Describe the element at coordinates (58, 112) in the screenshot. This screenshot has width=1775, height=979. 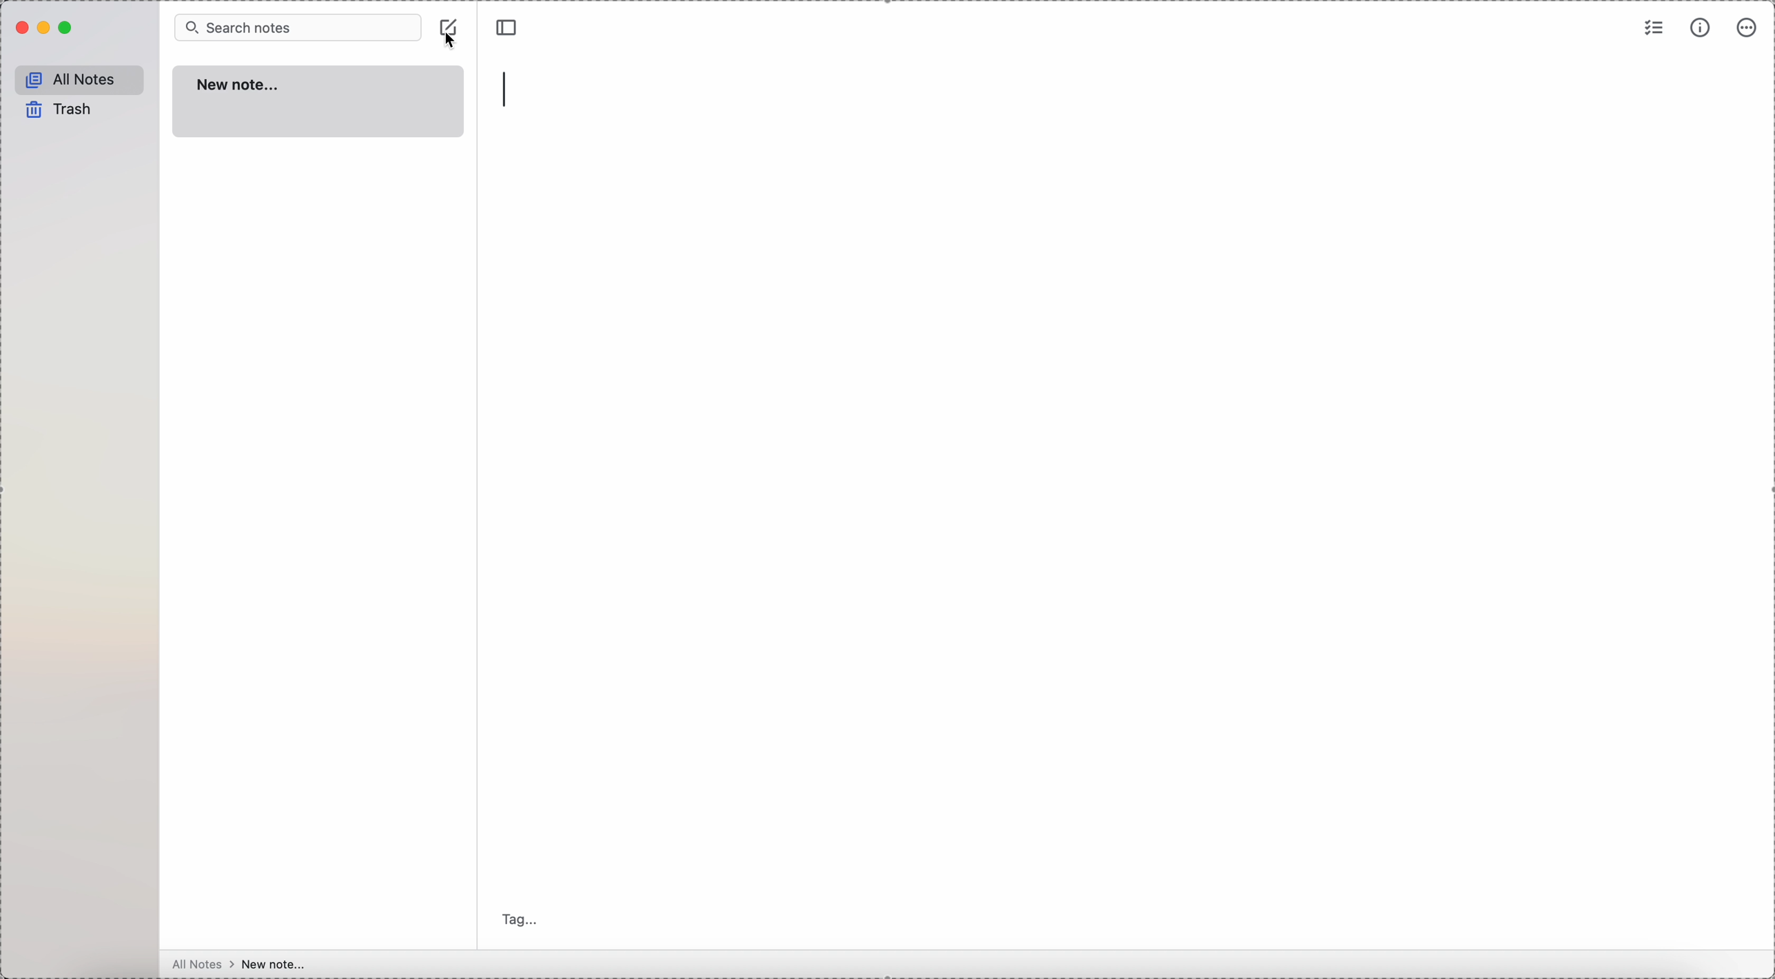
I see `trash` at that location.